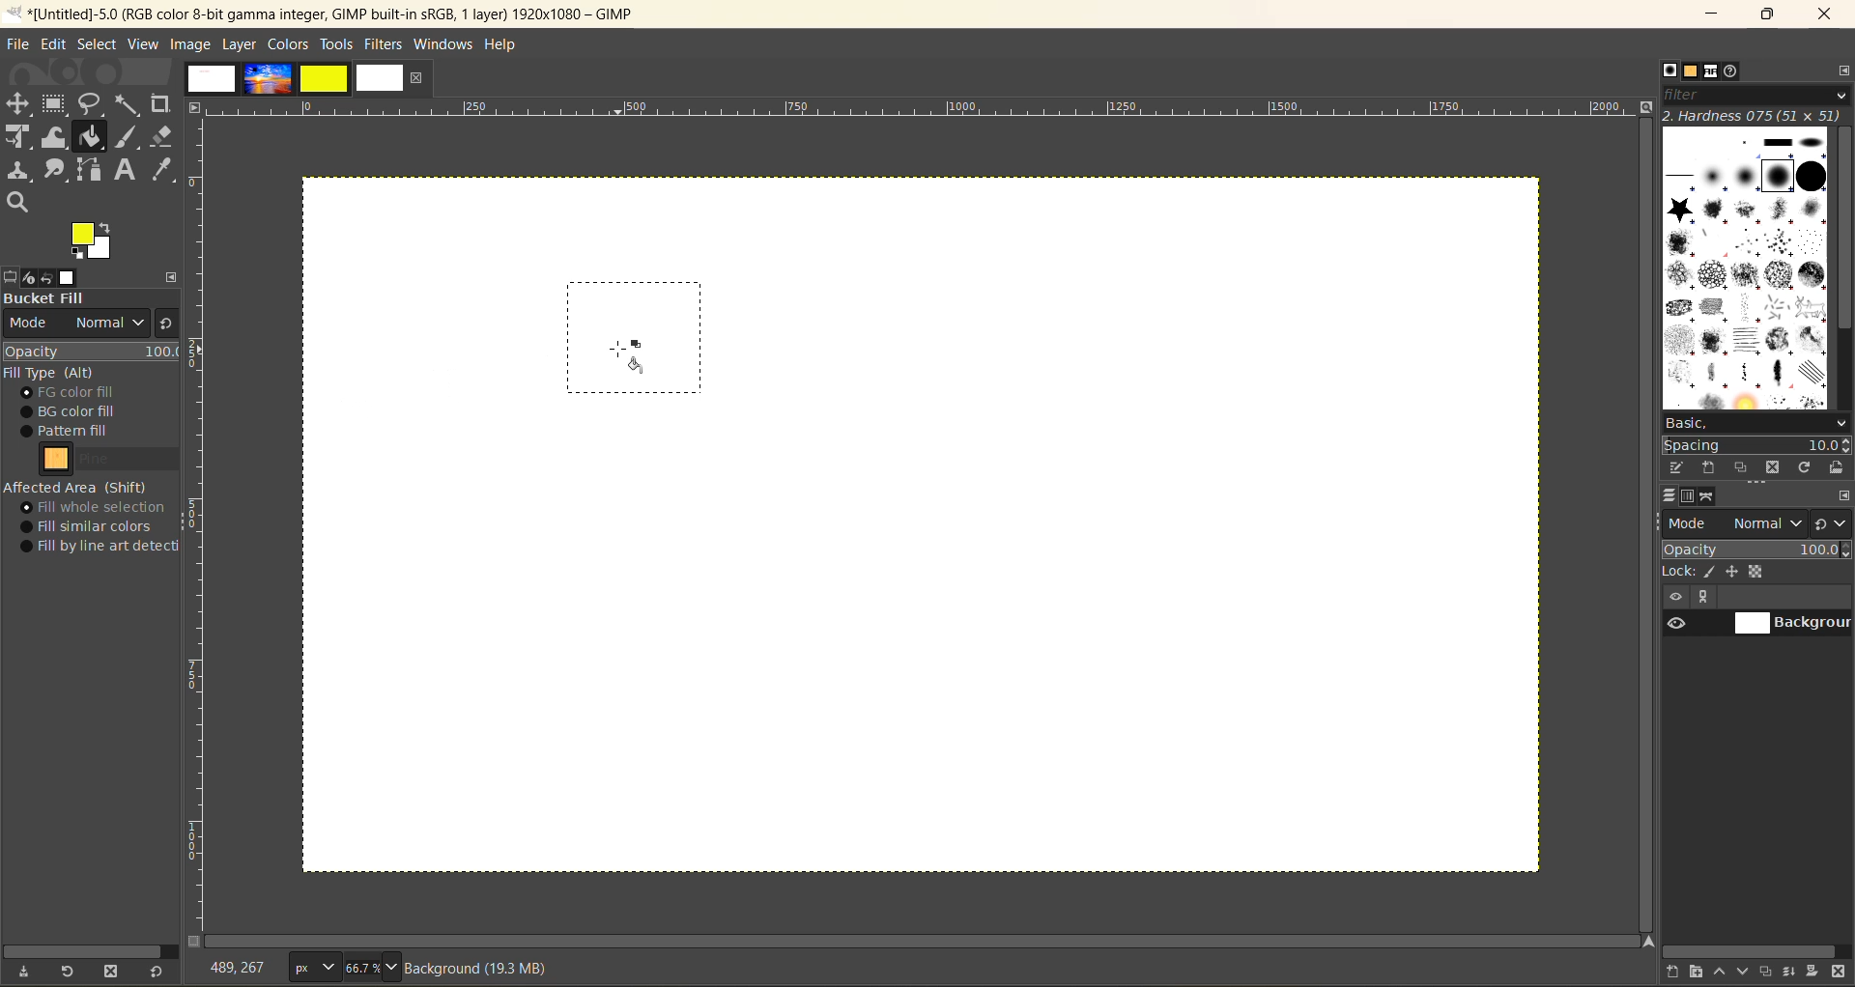 This screenshot has width=1855, height=987. I want to click on view, so click(141, 44).